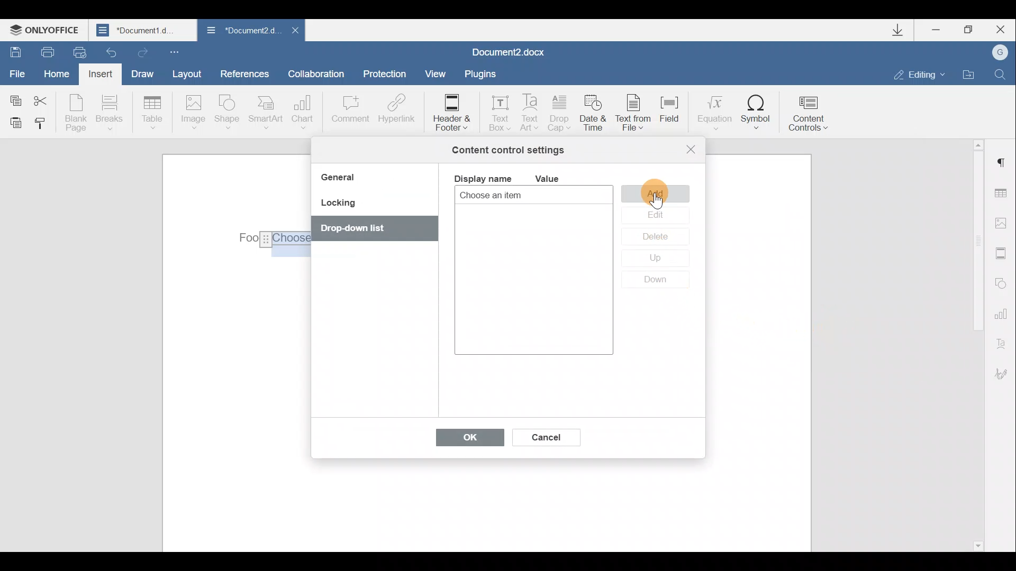 The height and width of the screenshot is (571, 1016). Describe the element at coordinates (294, 33) in the screenshot. I see `Close` at that location.